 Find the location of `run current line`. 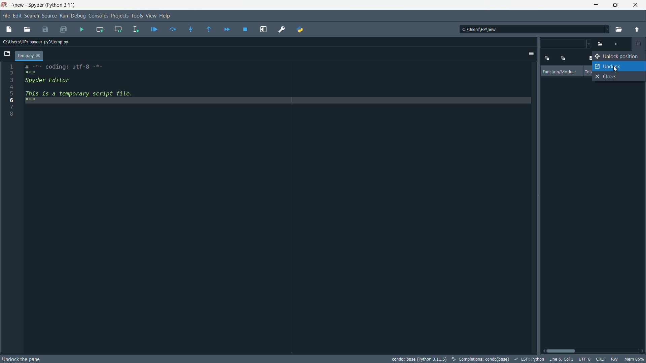

run current line is located at coordinates (173, 30).